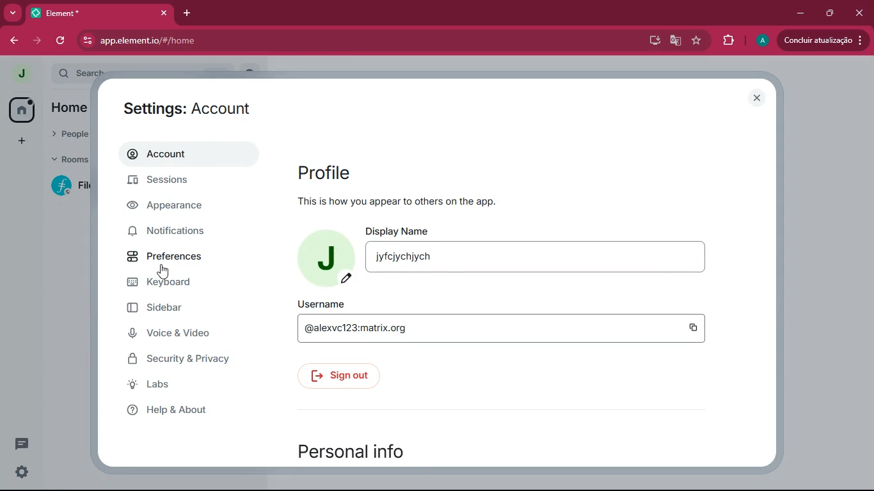 The image size is (874, 491). I want to click on labs, so click(182, 387).